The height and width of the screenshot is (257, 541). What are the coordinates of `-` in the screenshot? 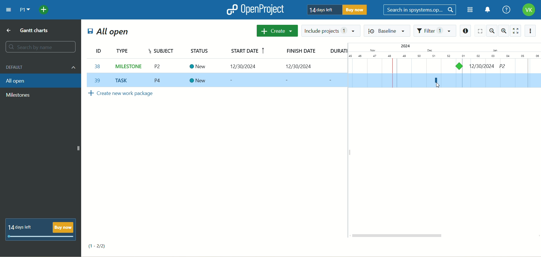 It's located at (288, 80).